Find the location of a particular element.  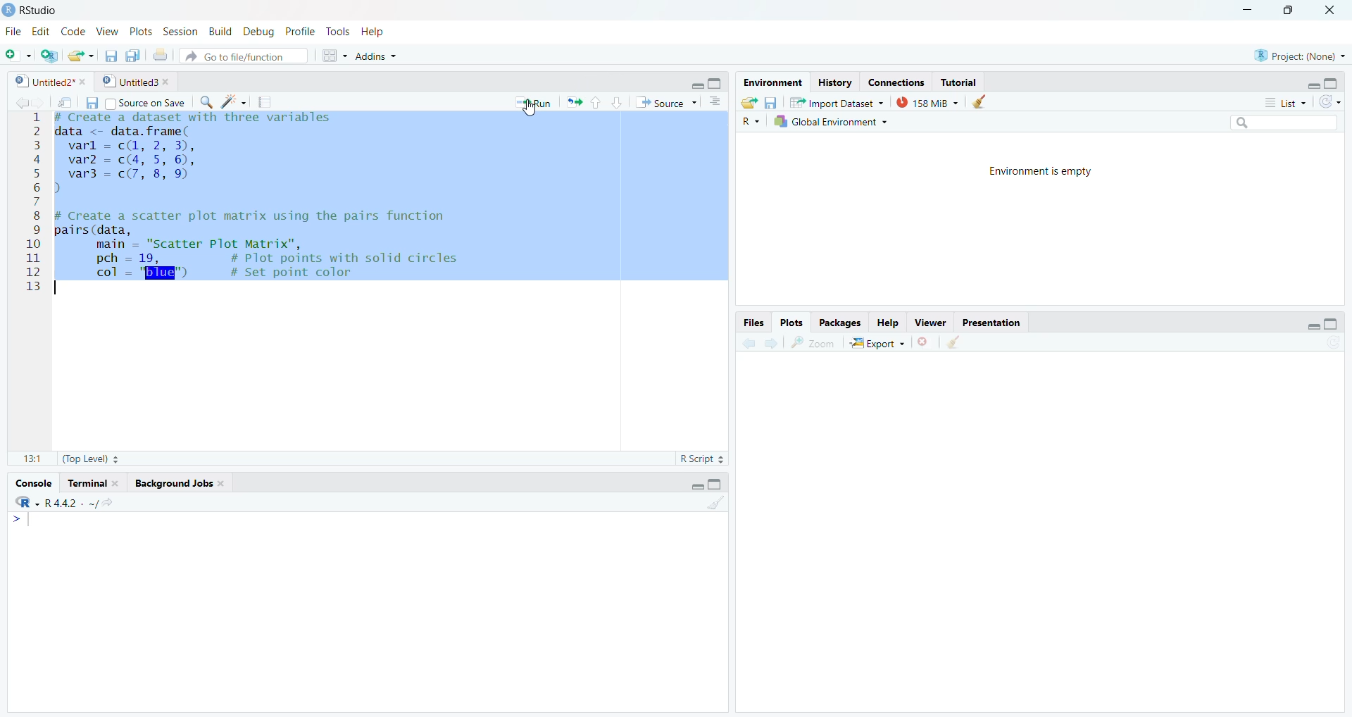

b Global Environment - is located at coordinates (827, 121).